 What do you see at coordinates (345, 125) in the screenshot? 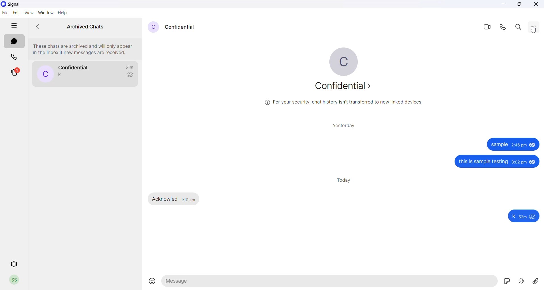
I see `yesterday messages heading` at bounding box center [345, 125].